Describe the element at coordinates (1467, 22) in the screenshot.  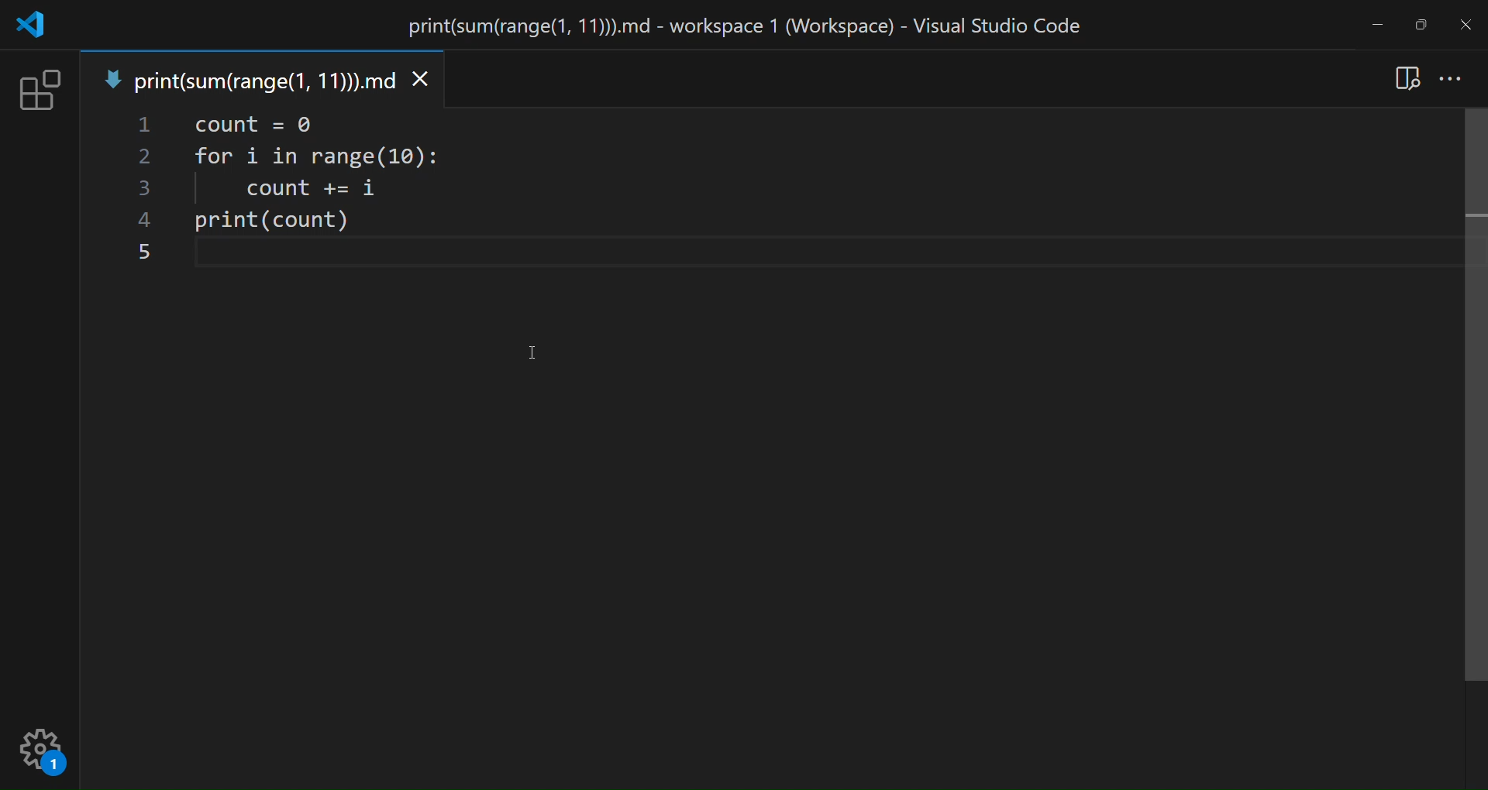
I see `close` at that location.